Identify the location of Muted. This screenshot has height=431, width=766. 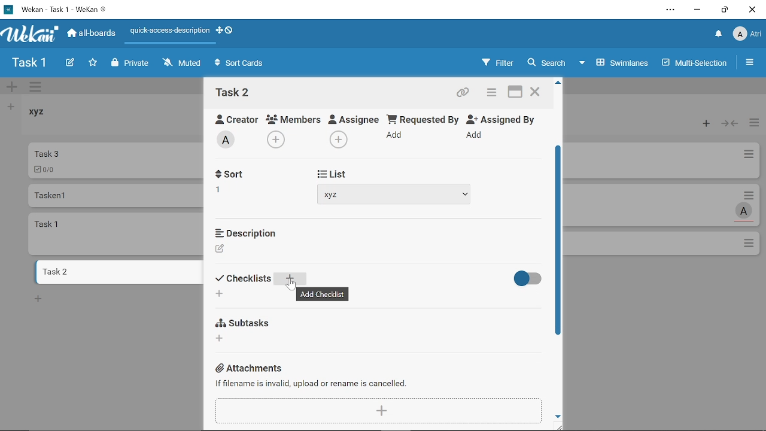
(183, 62).